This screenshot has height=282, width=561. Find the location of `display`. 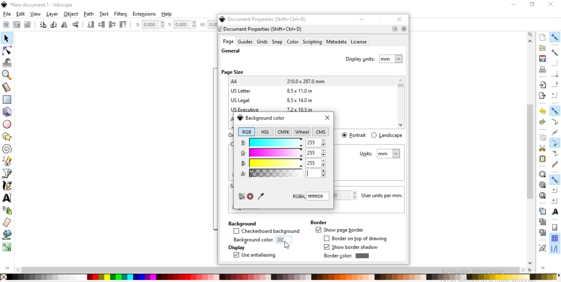

display is located at coordinates (236, 248).